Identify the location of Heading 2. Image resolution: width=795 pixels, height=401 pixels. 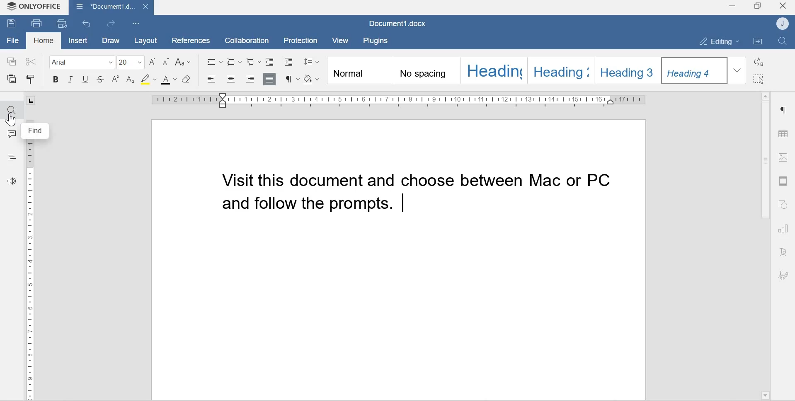
(563, 70).